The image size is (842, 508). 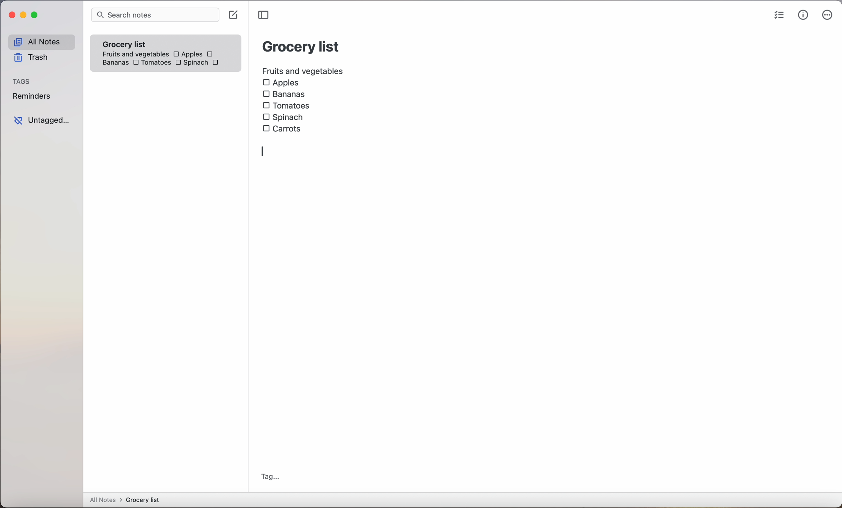 I want to click on enter action/writing bar, so click(x=264, y=151).